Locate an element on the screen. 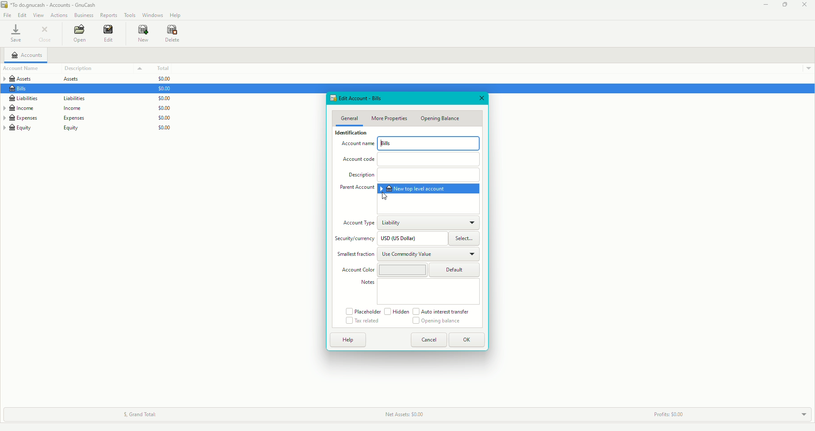 The width and height of the screenshot is (815, 431). Tax related is located at coordinates (363, 321).